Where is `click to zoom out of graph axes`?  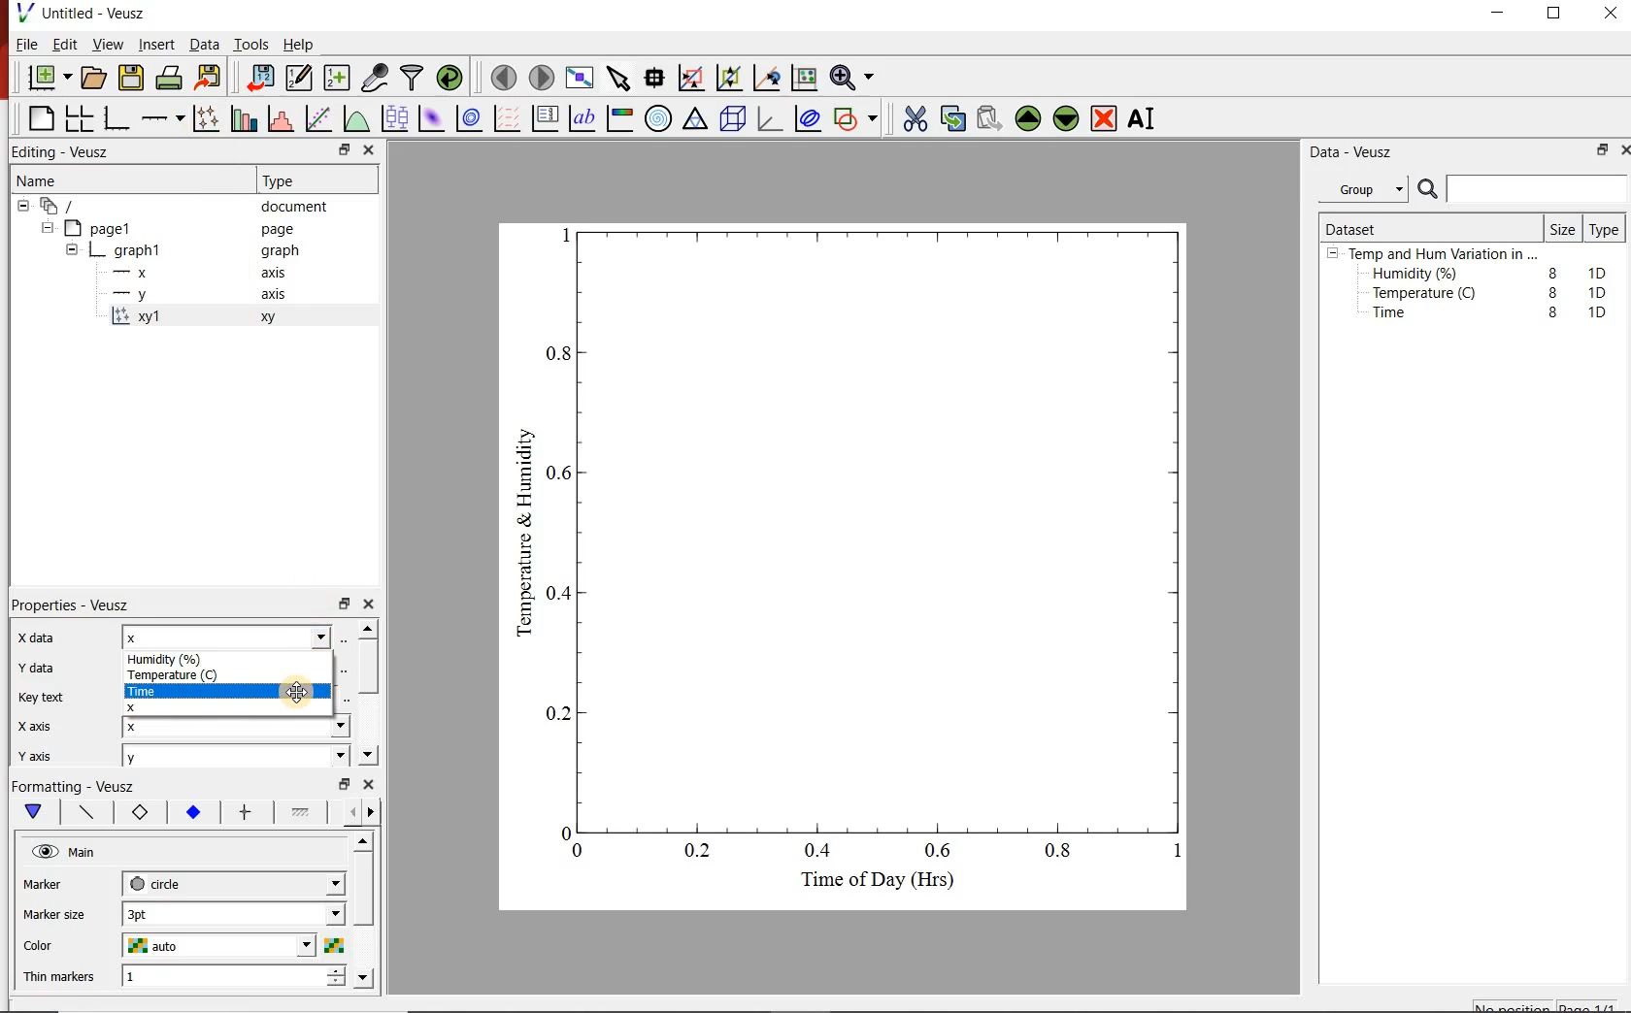
click to zoom out of graph axes is located at coordinates (730, 80).